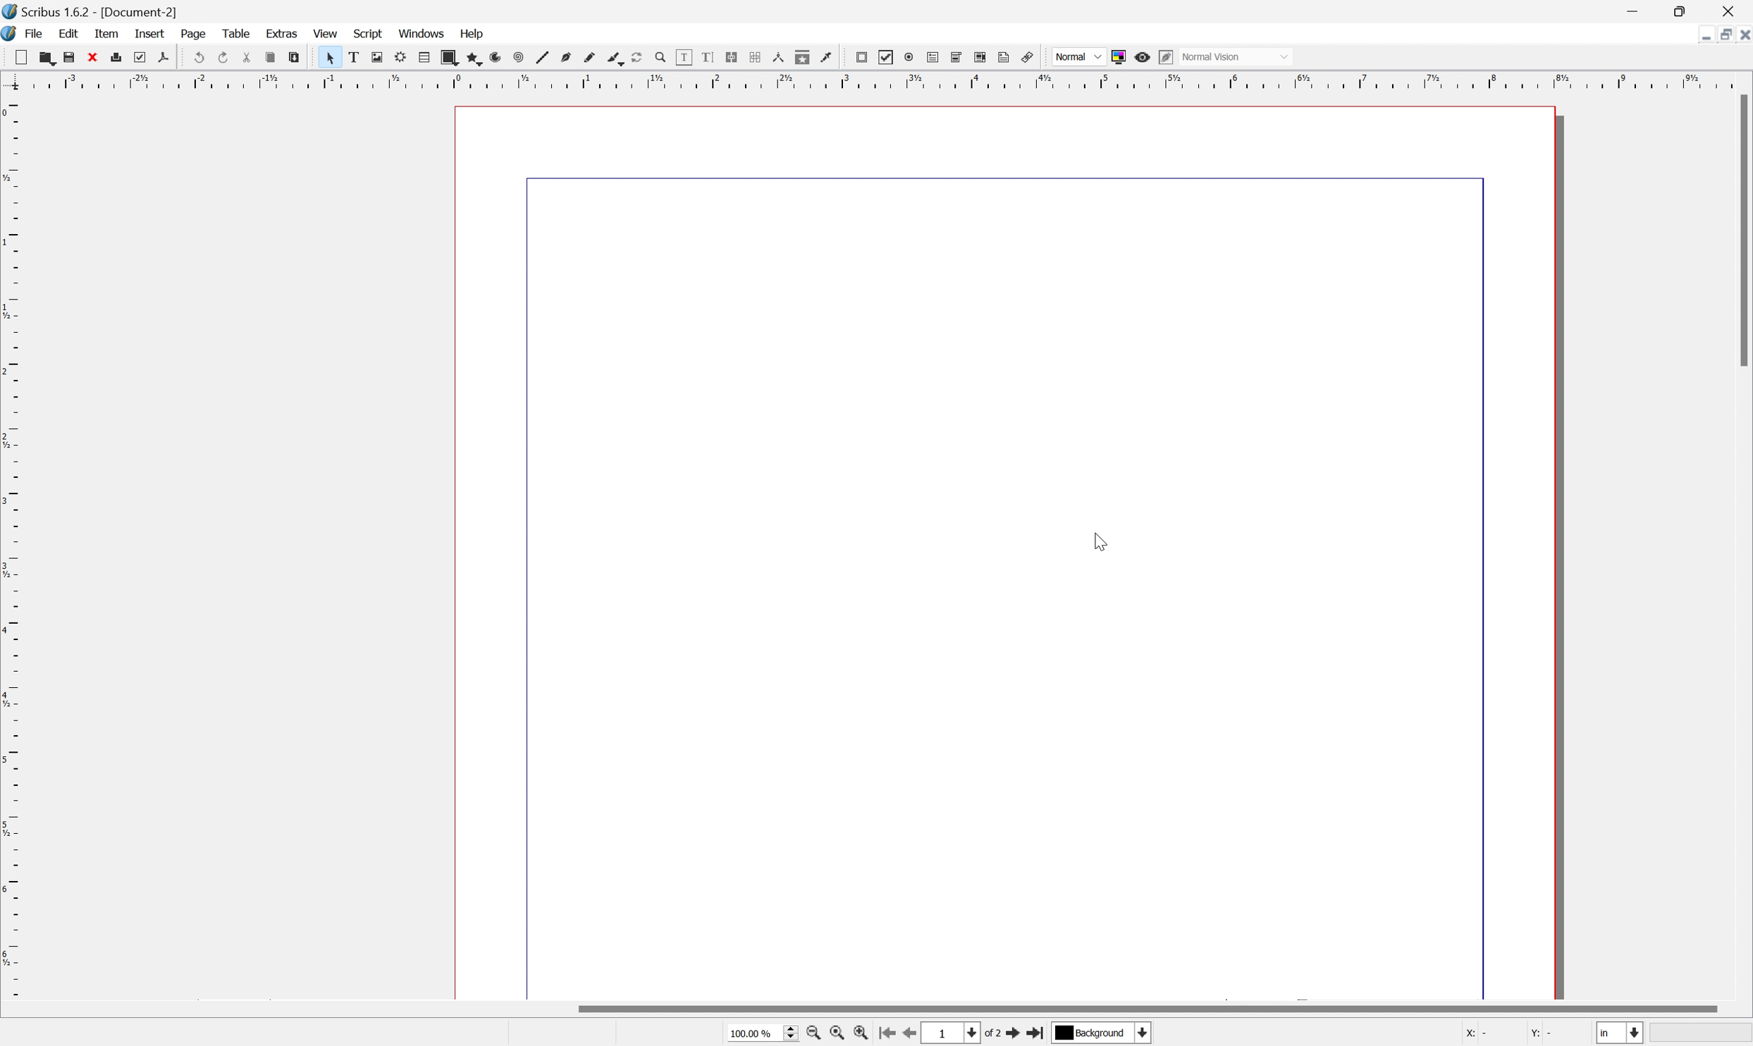 The height and width of the screenshot is (1046, 1753). Describe the element at coordinates (814, 1034) in the screenshot. I see `zoom out` at that location.